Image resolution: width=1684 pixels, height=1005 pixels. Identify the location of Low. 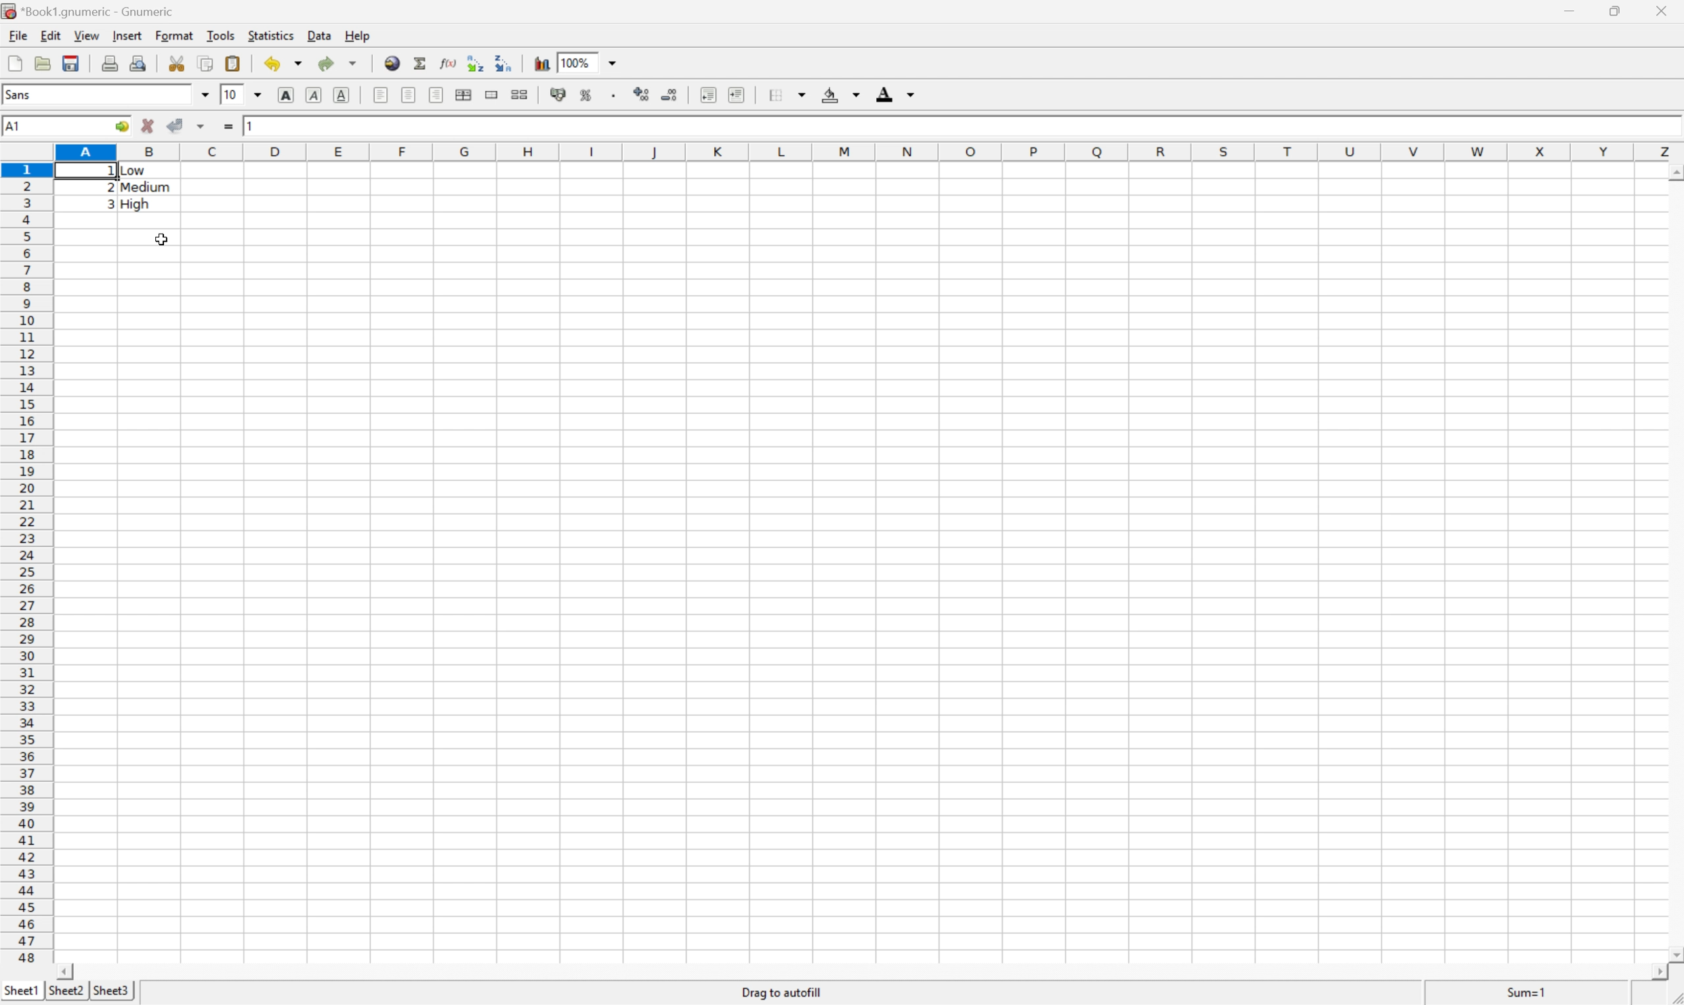
(140, 171).